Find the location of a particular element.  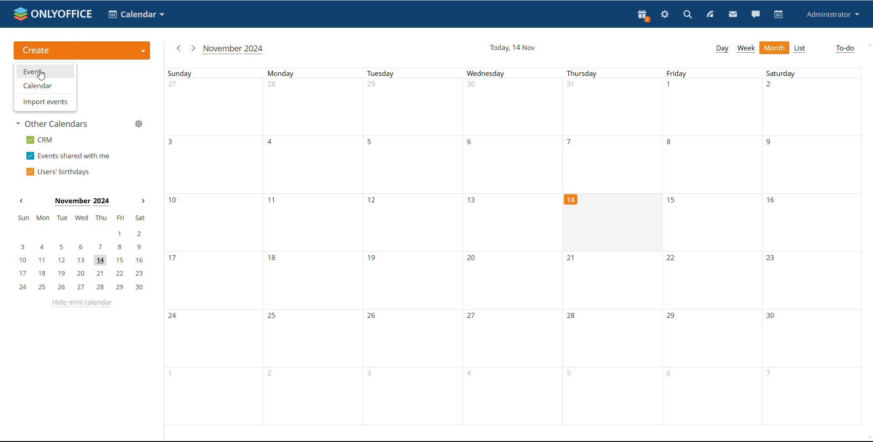

create is located at coordinates (82, 51).